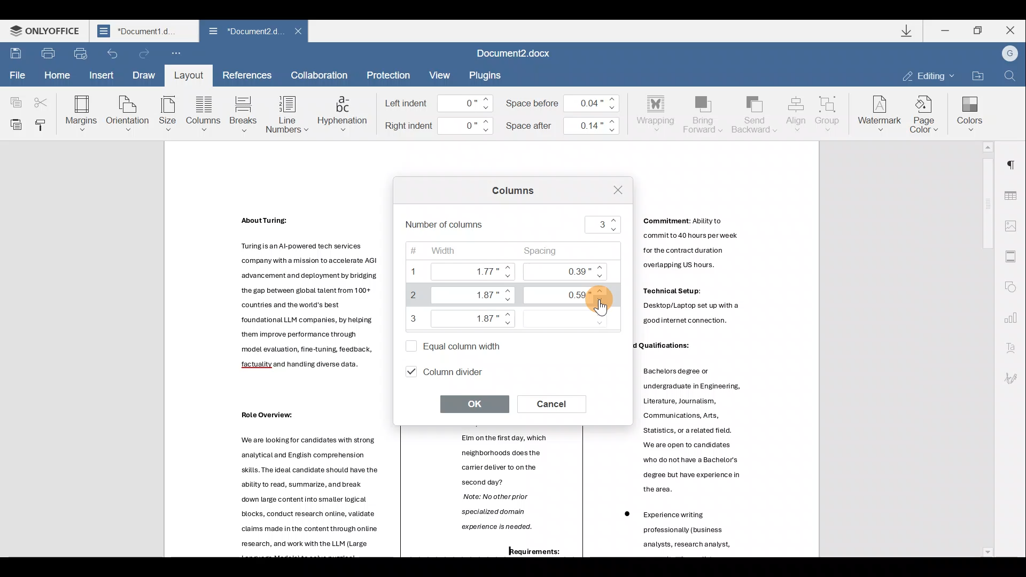 The image size is (1026, 577). Describe the element at coordinates (703, 113) in the screenshot. I see `Bring forward` at that location.